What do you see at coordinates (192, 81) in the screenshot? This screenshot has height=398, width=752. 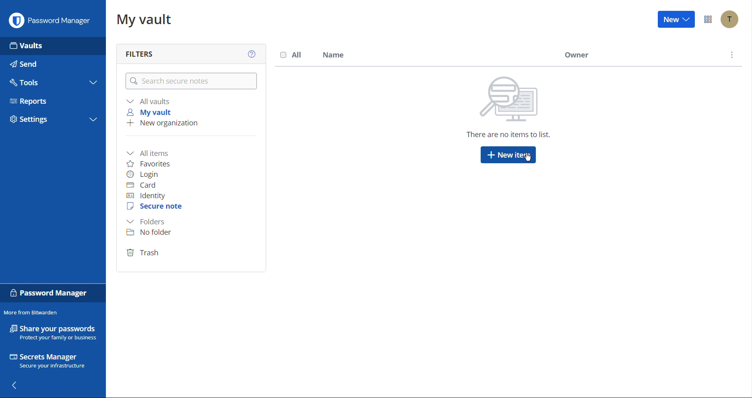 I see `Search logins` at bounding box center [192, 81].